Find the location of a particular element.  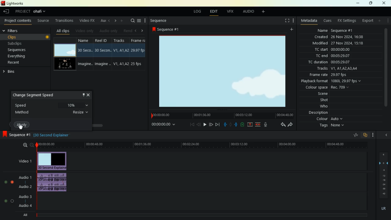

edit is located at coordinates (215, 12).